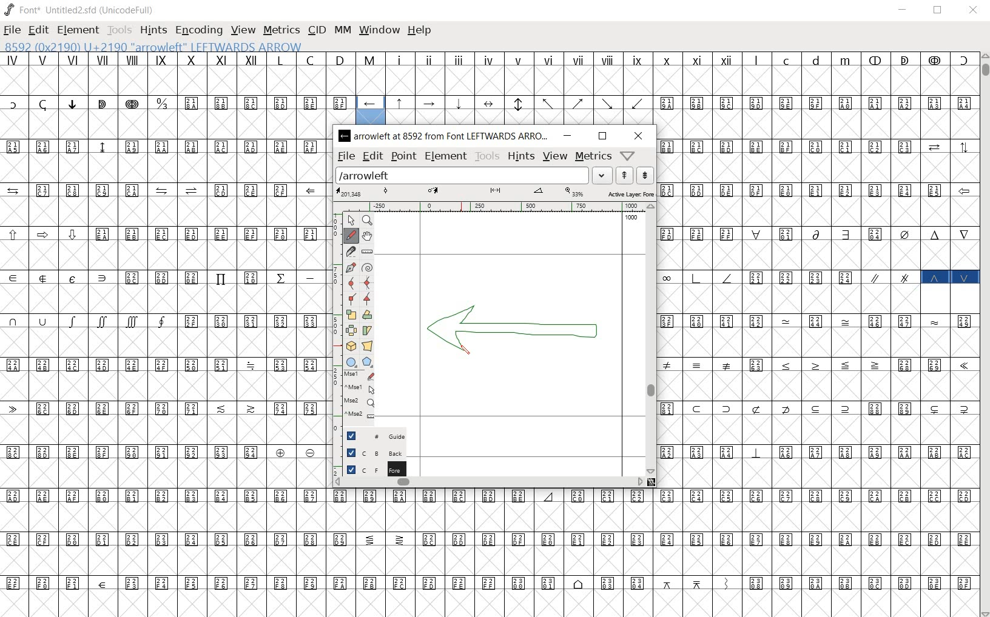 The image size is (990, 617). What do you see at coordinates (371, 453) in the screenshot?
I see `background layer` at bounding box center [371, 453].